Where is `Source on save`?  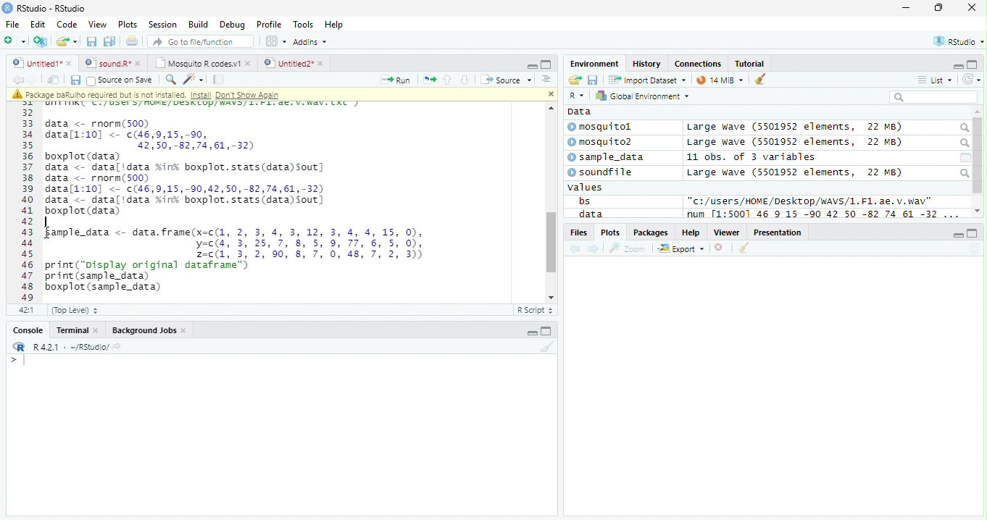
Source on save is located at coordinates (120, 81).